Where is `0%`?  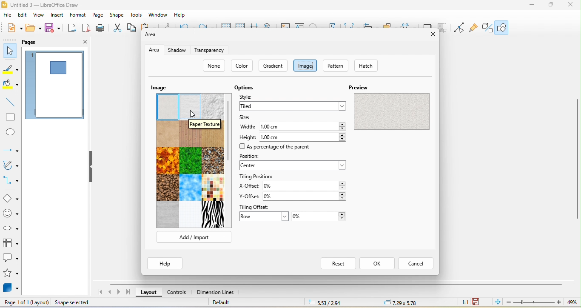 0% is located at coordinates (305, 187).